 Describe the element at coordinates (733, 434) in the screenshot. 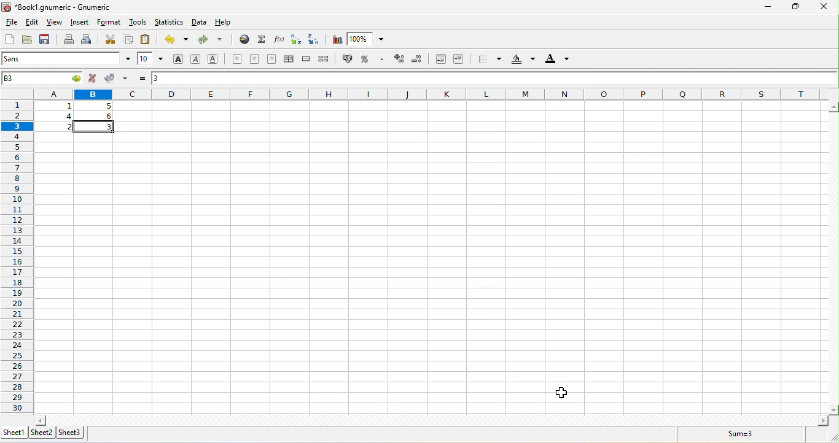

I see `sum =3` at that location.